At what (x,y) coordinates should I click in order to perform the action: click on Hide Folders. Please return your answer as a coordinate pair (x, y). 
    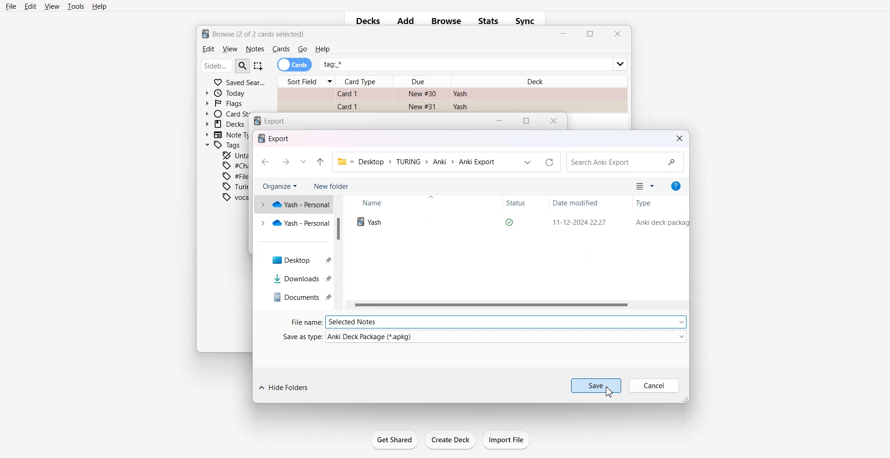
    Looking at the image, I should click on (284, 387).